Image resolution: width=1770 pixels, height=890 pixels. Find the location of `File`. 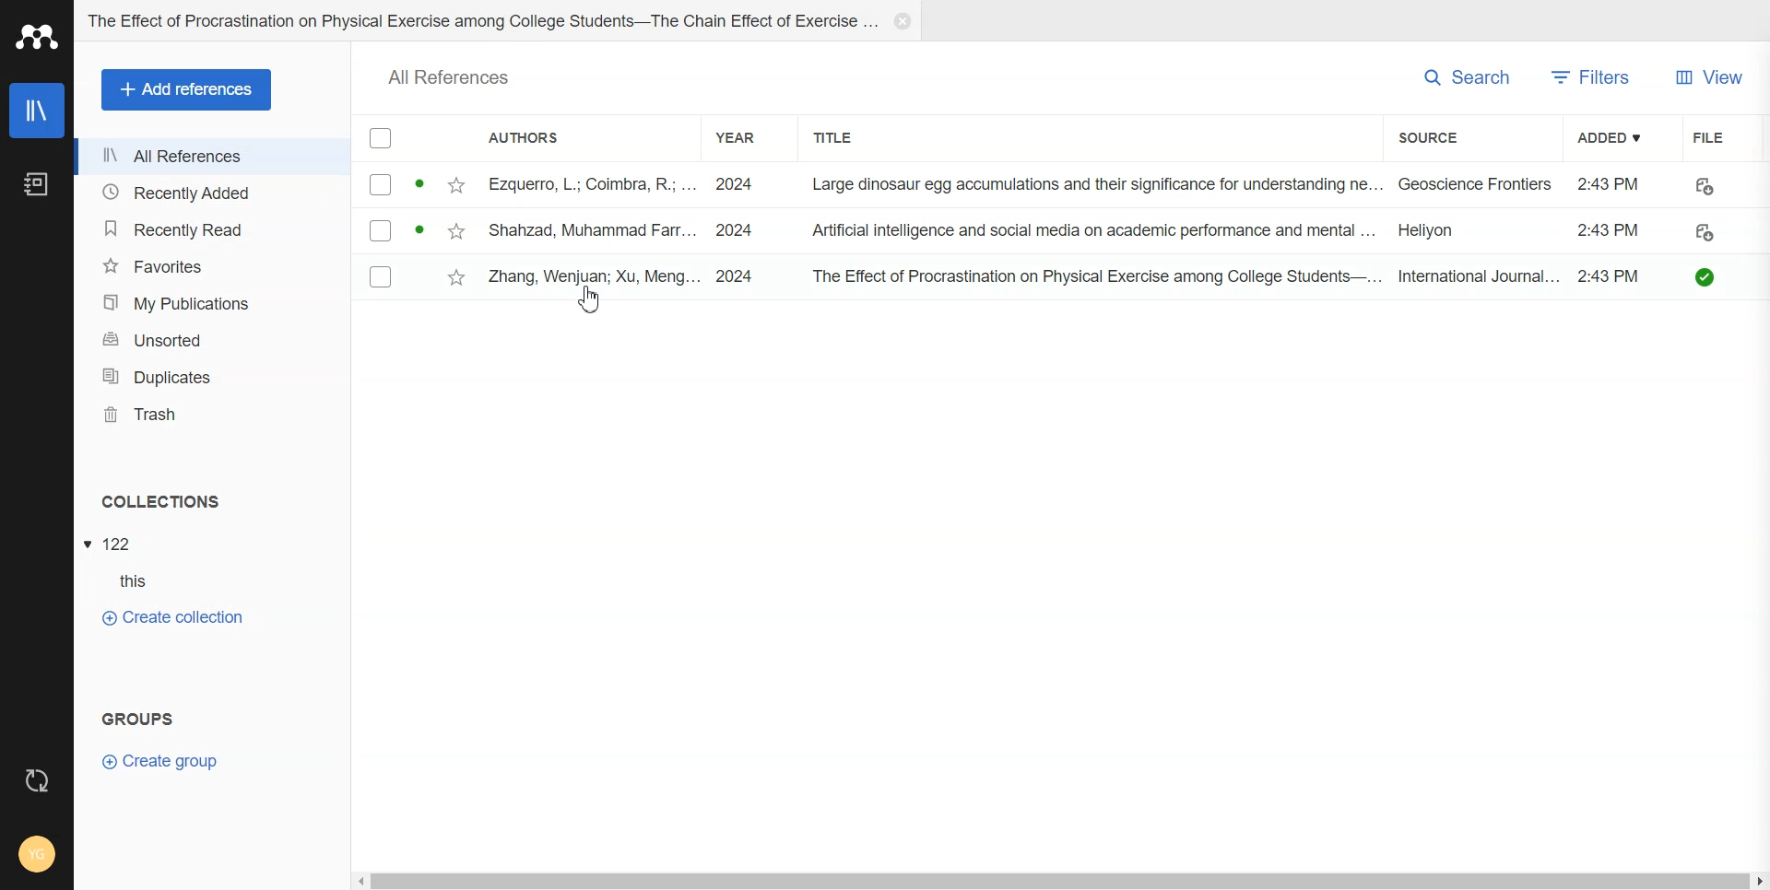

File is located at coordinates (112, 543).